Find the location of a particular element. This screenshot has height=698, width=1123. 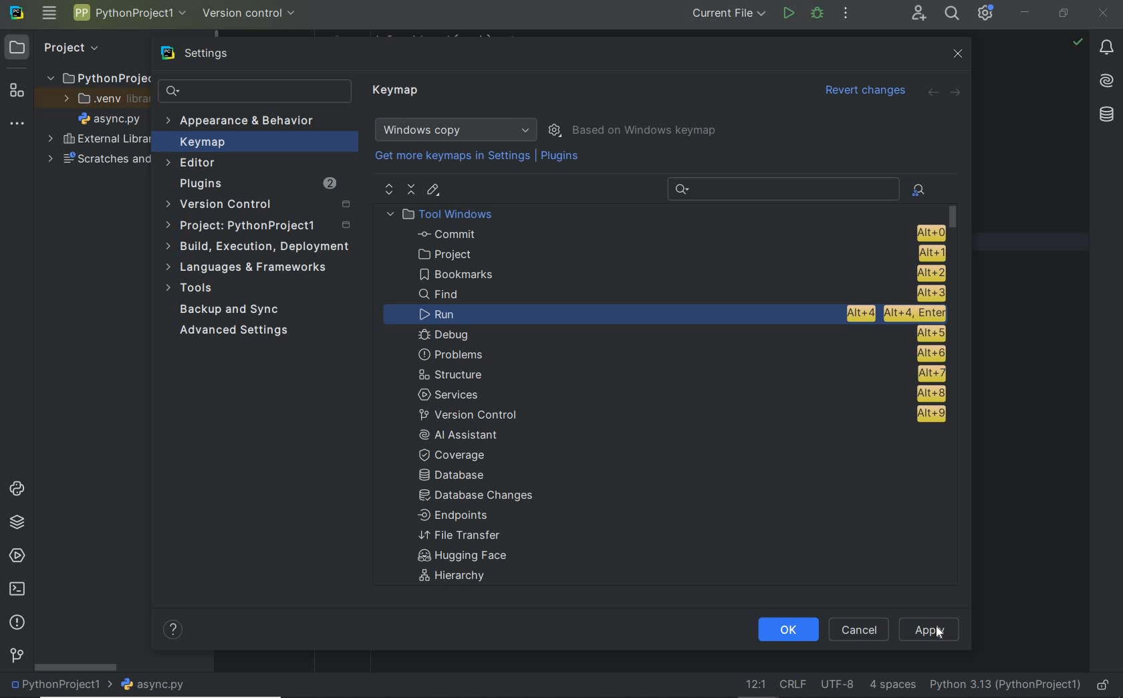

Backup and Sync is located at coordinates (231, 310).